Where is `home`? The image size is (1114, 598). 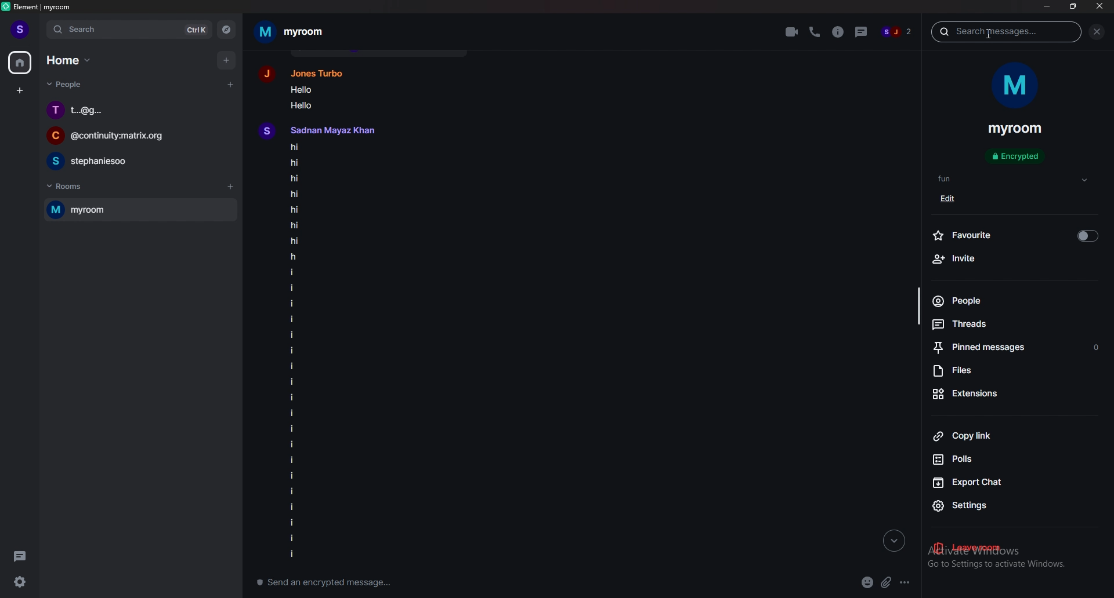
home is located at coordinates (21, 62).